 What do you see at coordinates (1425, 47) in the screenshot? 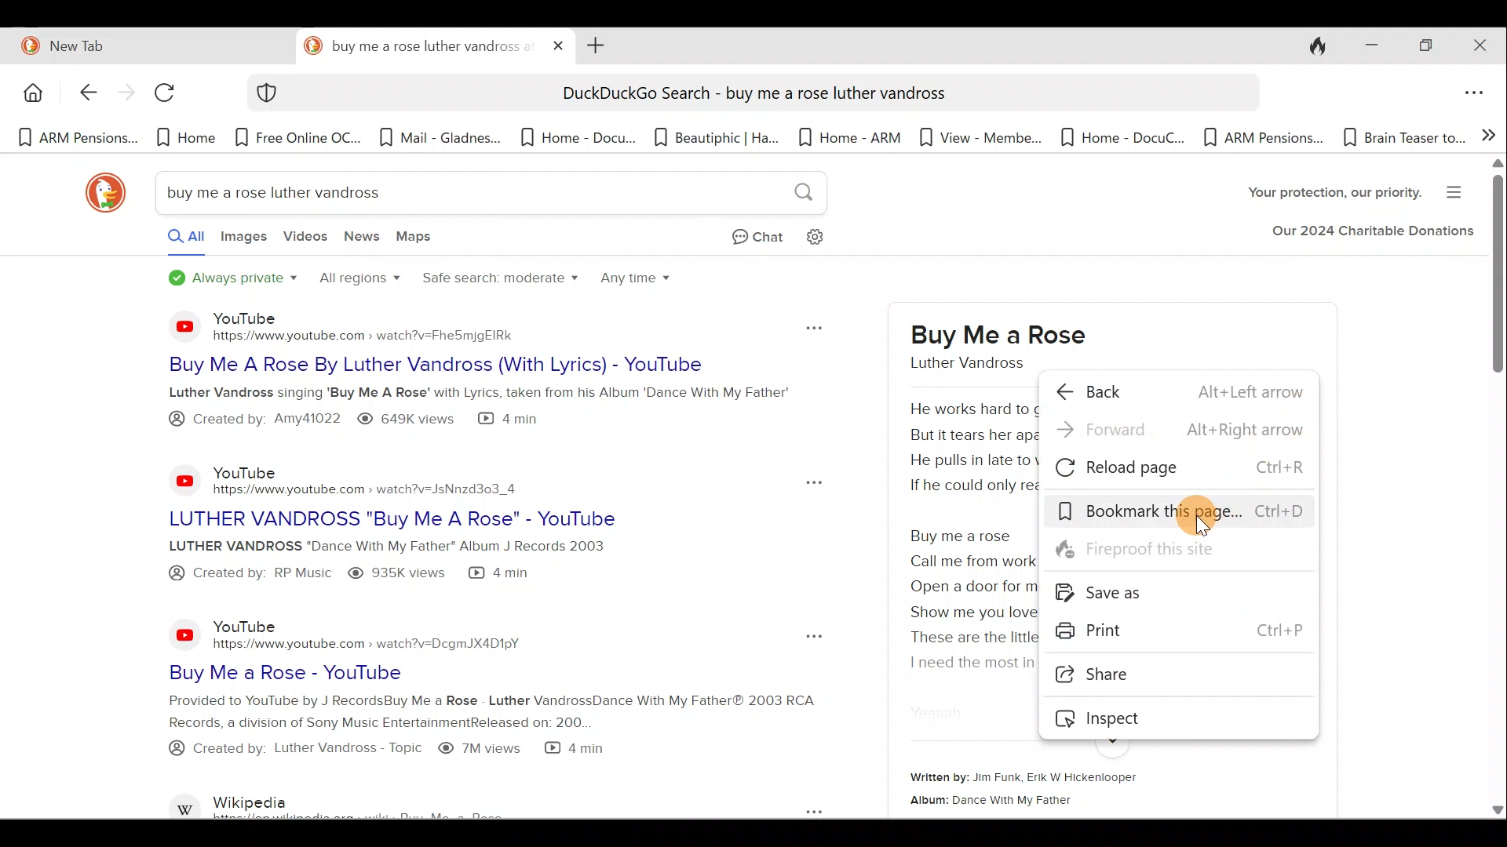
I see `Restore down` at bounding box center [1425, 47].